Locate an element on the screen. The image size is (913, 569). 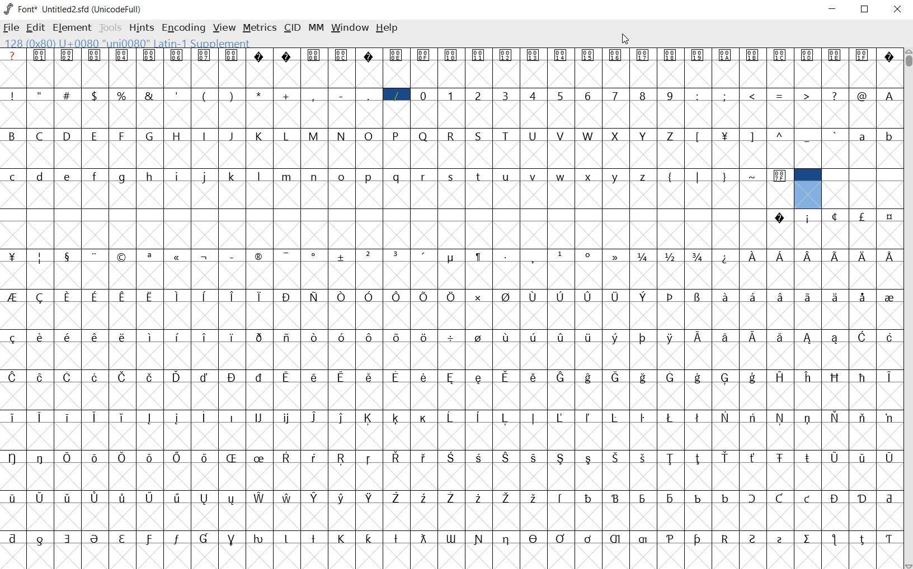
Symbol is located at coordinates (781, 56).